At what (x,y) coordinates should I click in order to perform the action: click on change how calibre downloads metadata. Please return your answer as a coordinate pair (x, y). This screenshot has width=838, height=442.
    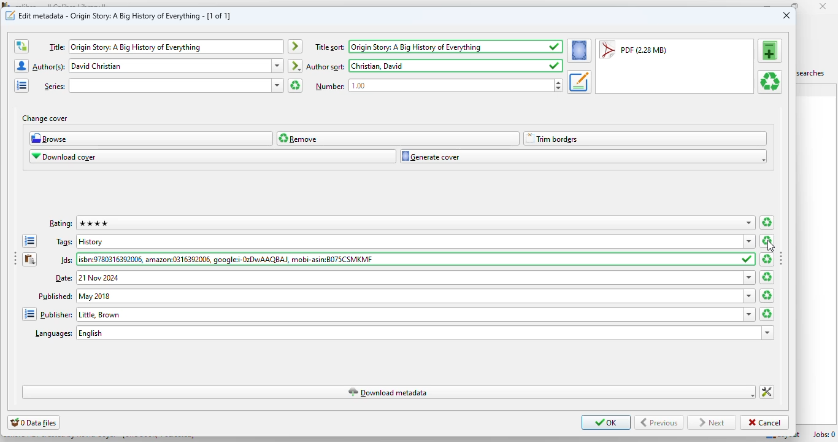
    Looking at the image, I should click on (767, 392).